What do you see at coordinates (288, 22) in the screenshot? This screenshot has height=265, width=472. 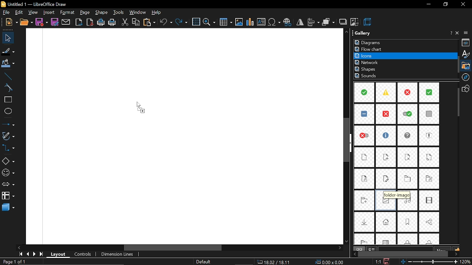 I see `insert hyperlink` at bounding box center [288, 22].